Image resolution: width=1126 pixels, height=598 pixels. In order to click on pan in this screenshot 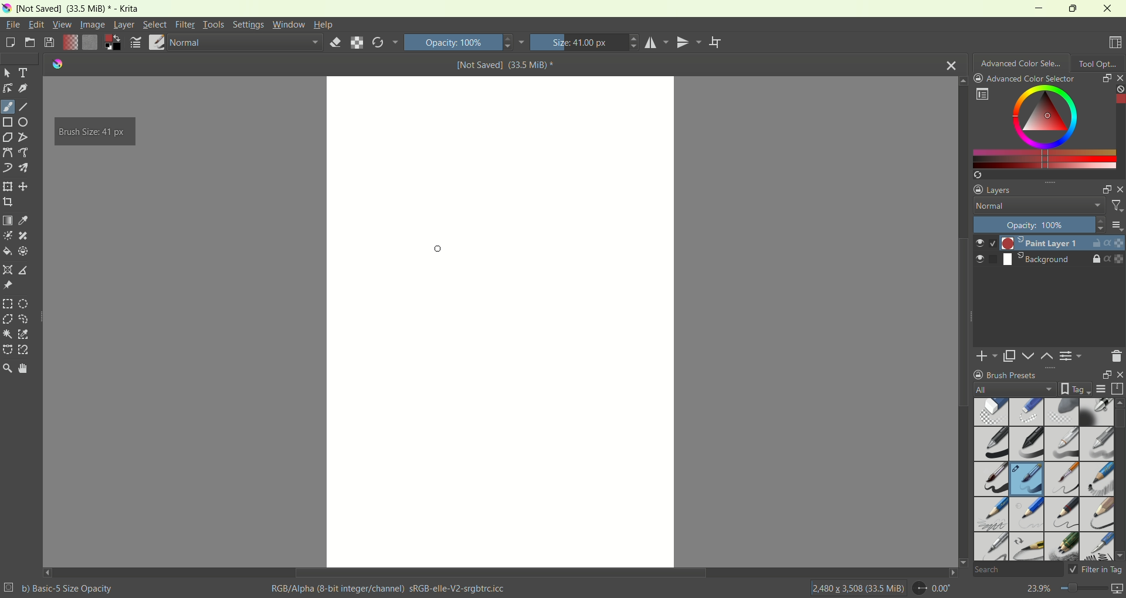, I will do `click(22, 368)`.